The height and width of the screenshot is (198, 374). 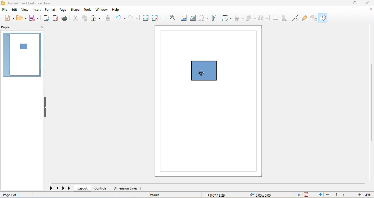 I want to click on helpline while moving, so click(x=163, y=18).